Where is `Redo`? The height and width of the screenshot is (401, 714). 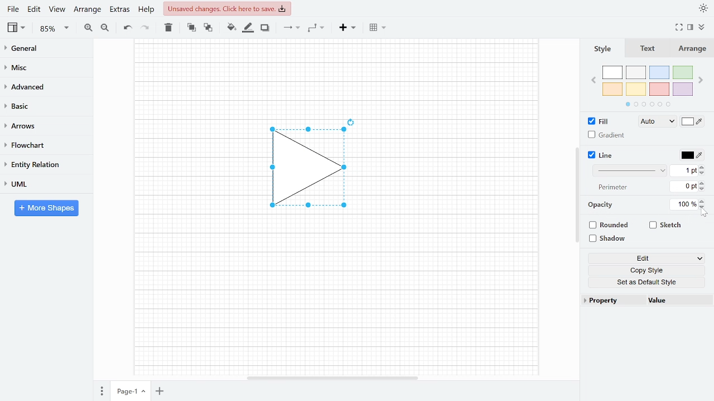 Redo is located at coordinates (144, 27).